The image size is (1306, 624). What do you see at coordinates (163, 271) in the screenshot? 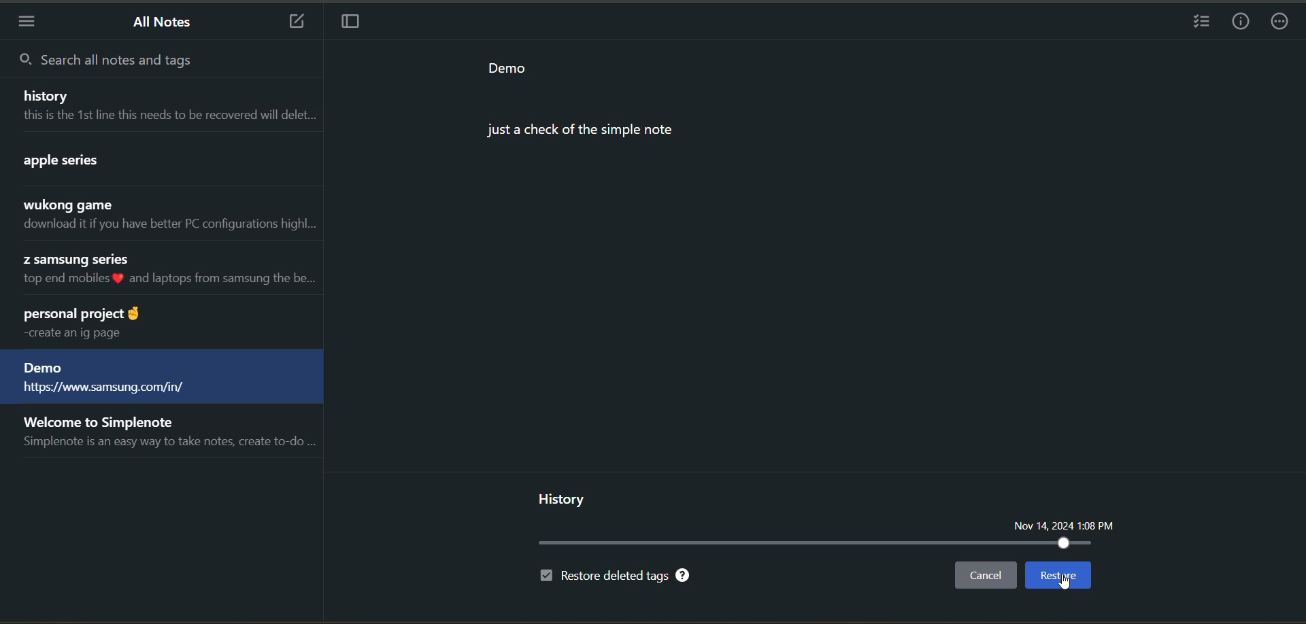
I see `note title and preview` at bounding box center [163, 271].